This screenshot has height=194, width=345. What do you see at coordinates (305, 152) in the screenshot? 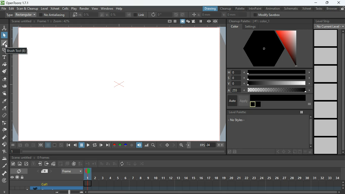
I see `menu` at bounding box center [305, 152].